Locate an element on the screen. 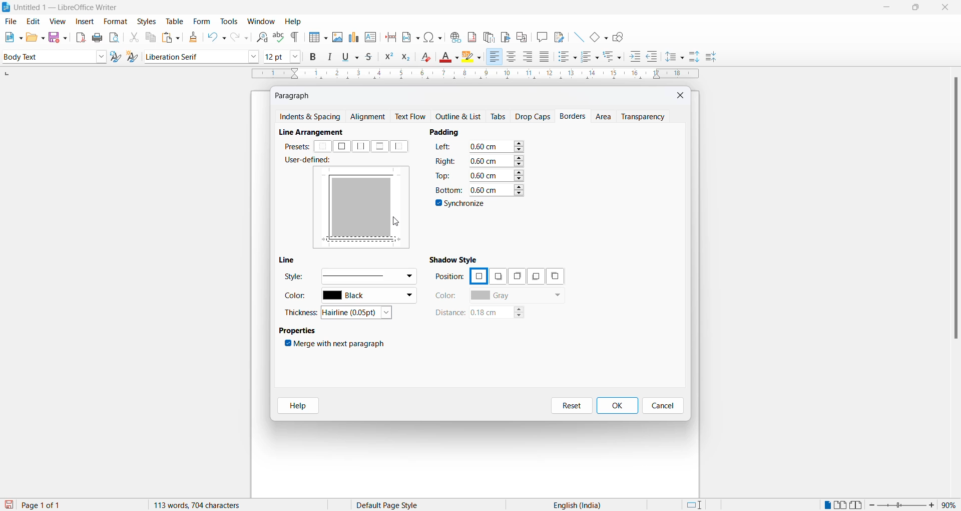 The image size is (961, 511). toggle unordered list is located at coordinates (567, 57).